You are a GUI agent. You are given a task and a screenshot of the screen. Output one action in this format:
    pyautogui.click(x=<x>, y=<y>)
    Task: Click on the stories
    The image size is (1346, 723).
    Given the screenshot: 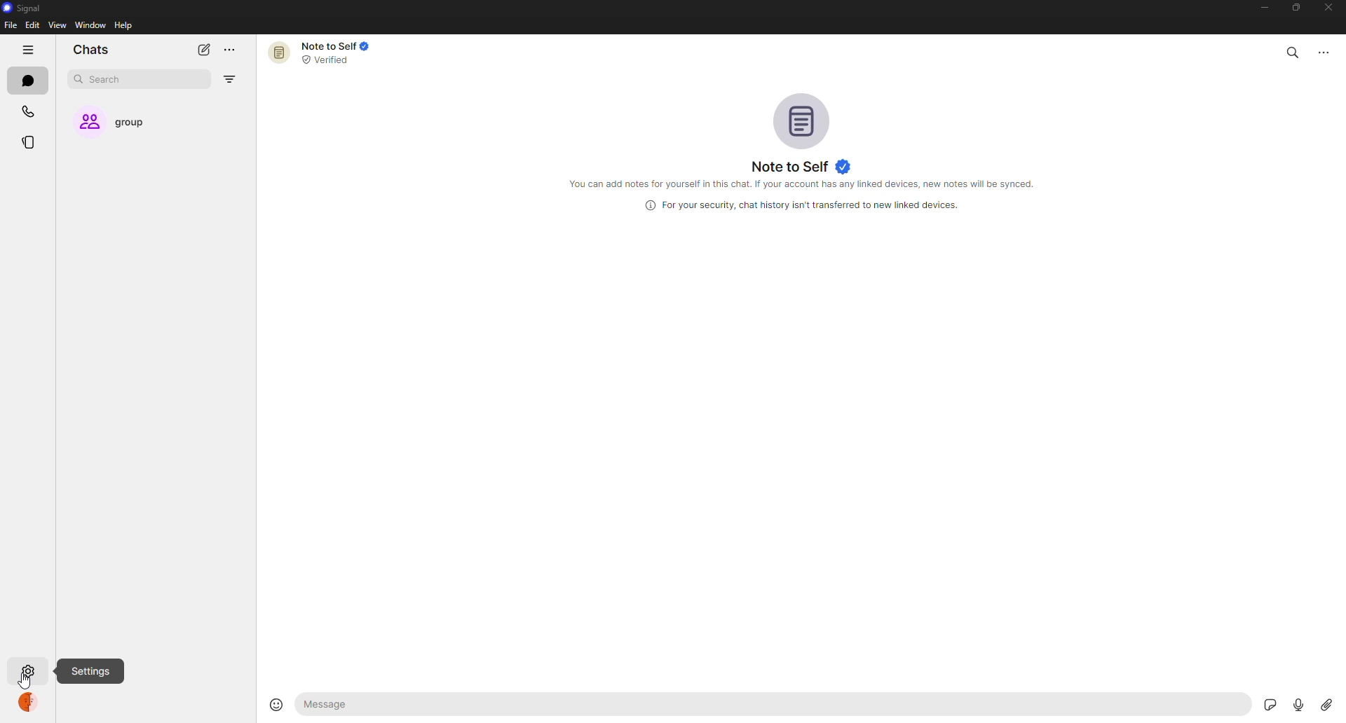 What is the action you would take?
    pyautogui.click(x=32, y=142)
    